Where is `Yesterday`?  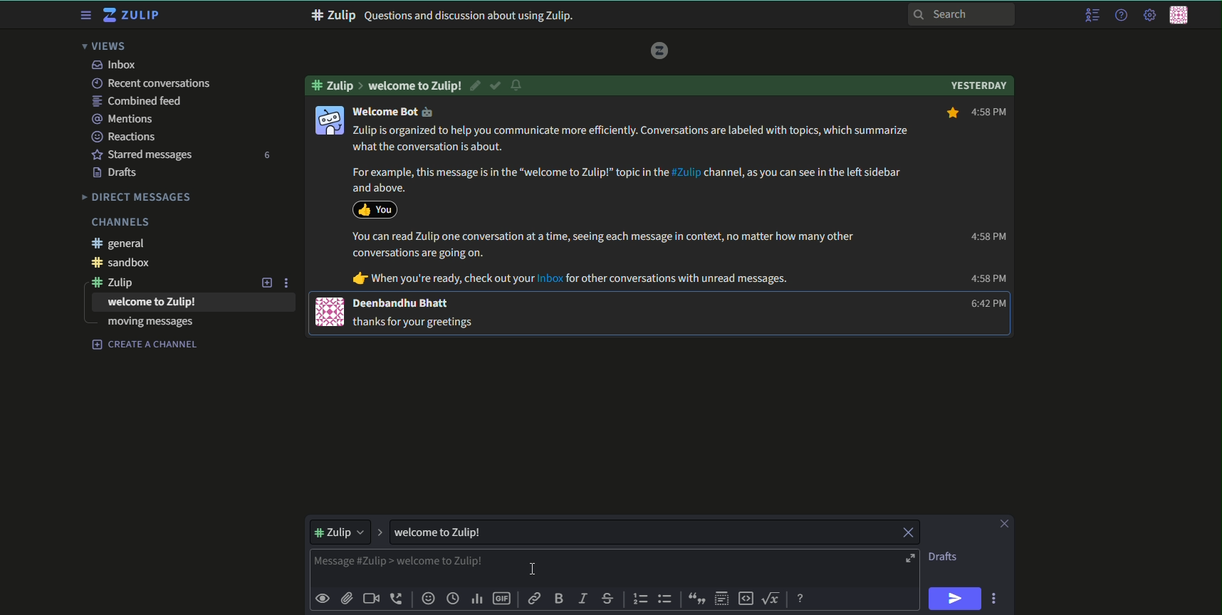
Yesterday is located at coordinates (978, 84).